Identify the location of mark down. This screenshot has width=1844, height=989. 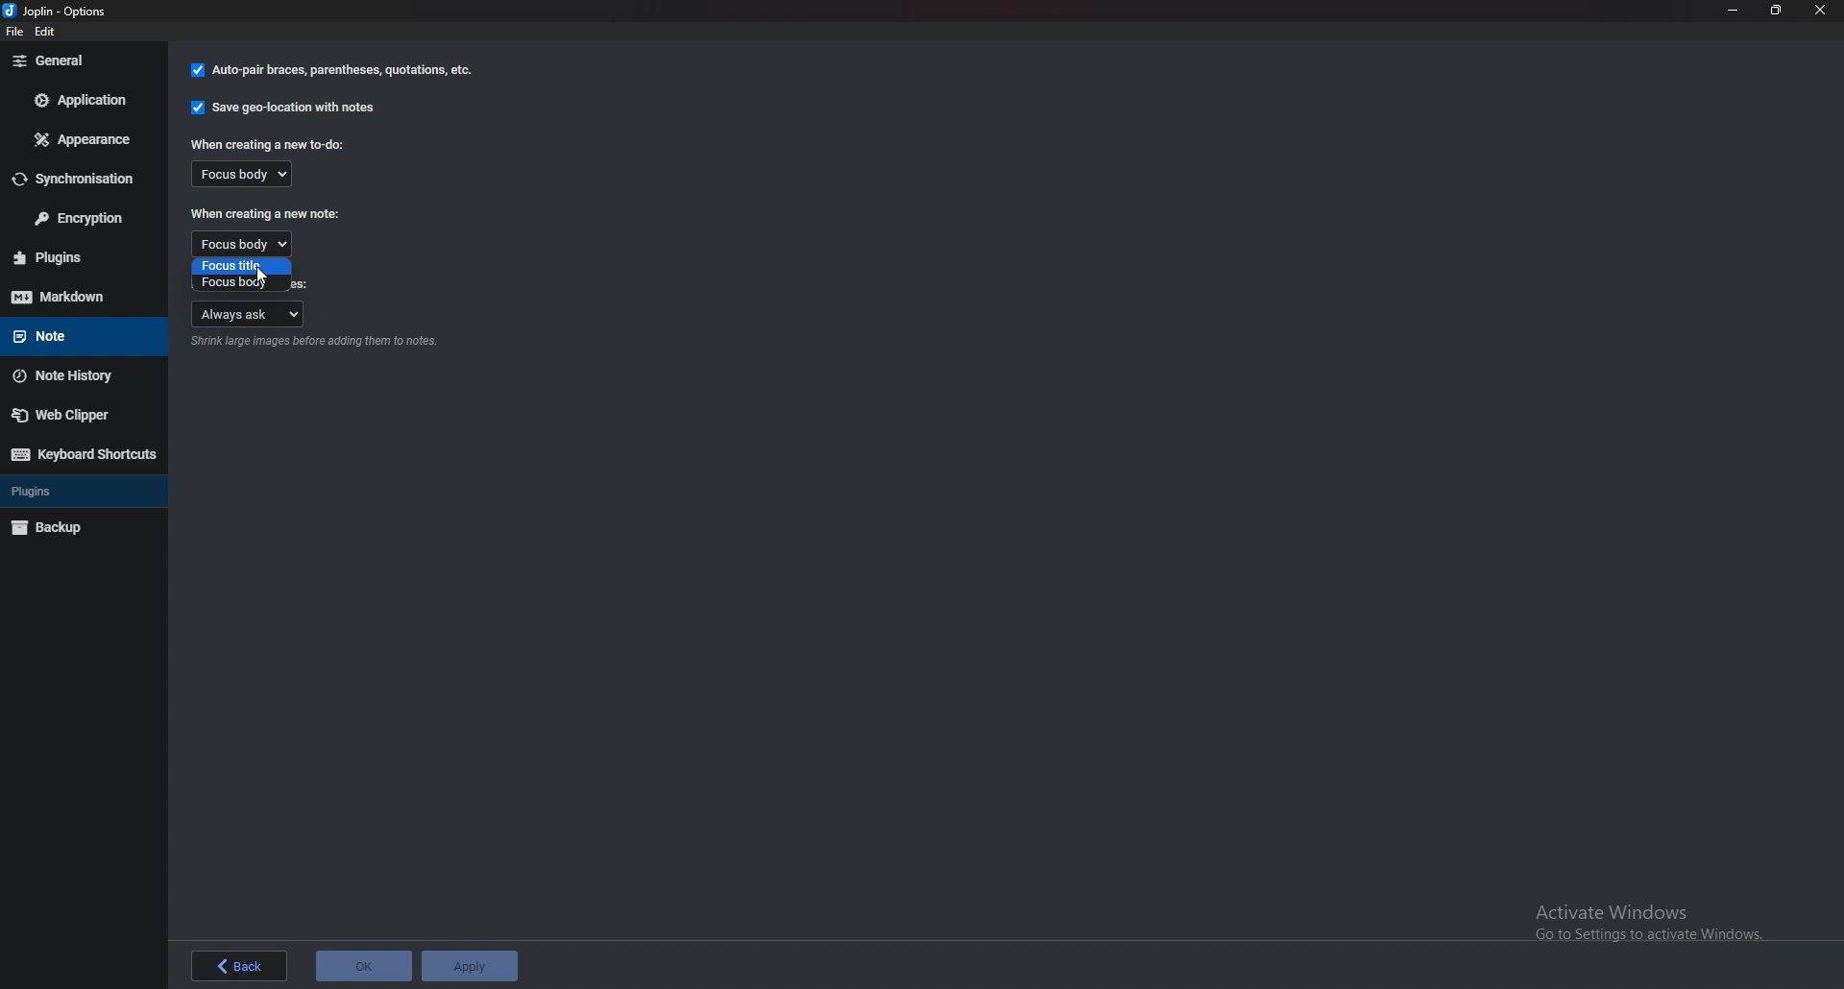
(81, 296).